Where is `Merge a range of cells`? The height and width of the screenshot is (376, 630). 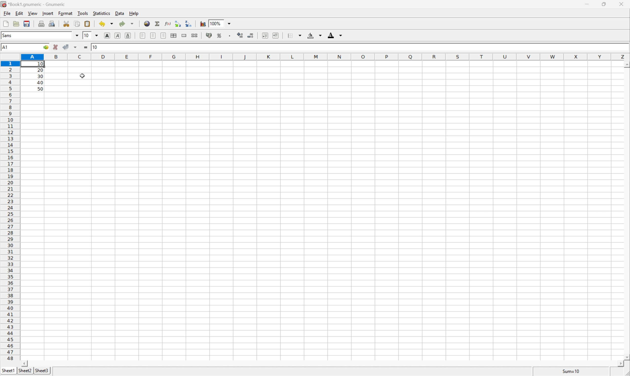 Merge a range of cells is located at coordinates (184, 36).